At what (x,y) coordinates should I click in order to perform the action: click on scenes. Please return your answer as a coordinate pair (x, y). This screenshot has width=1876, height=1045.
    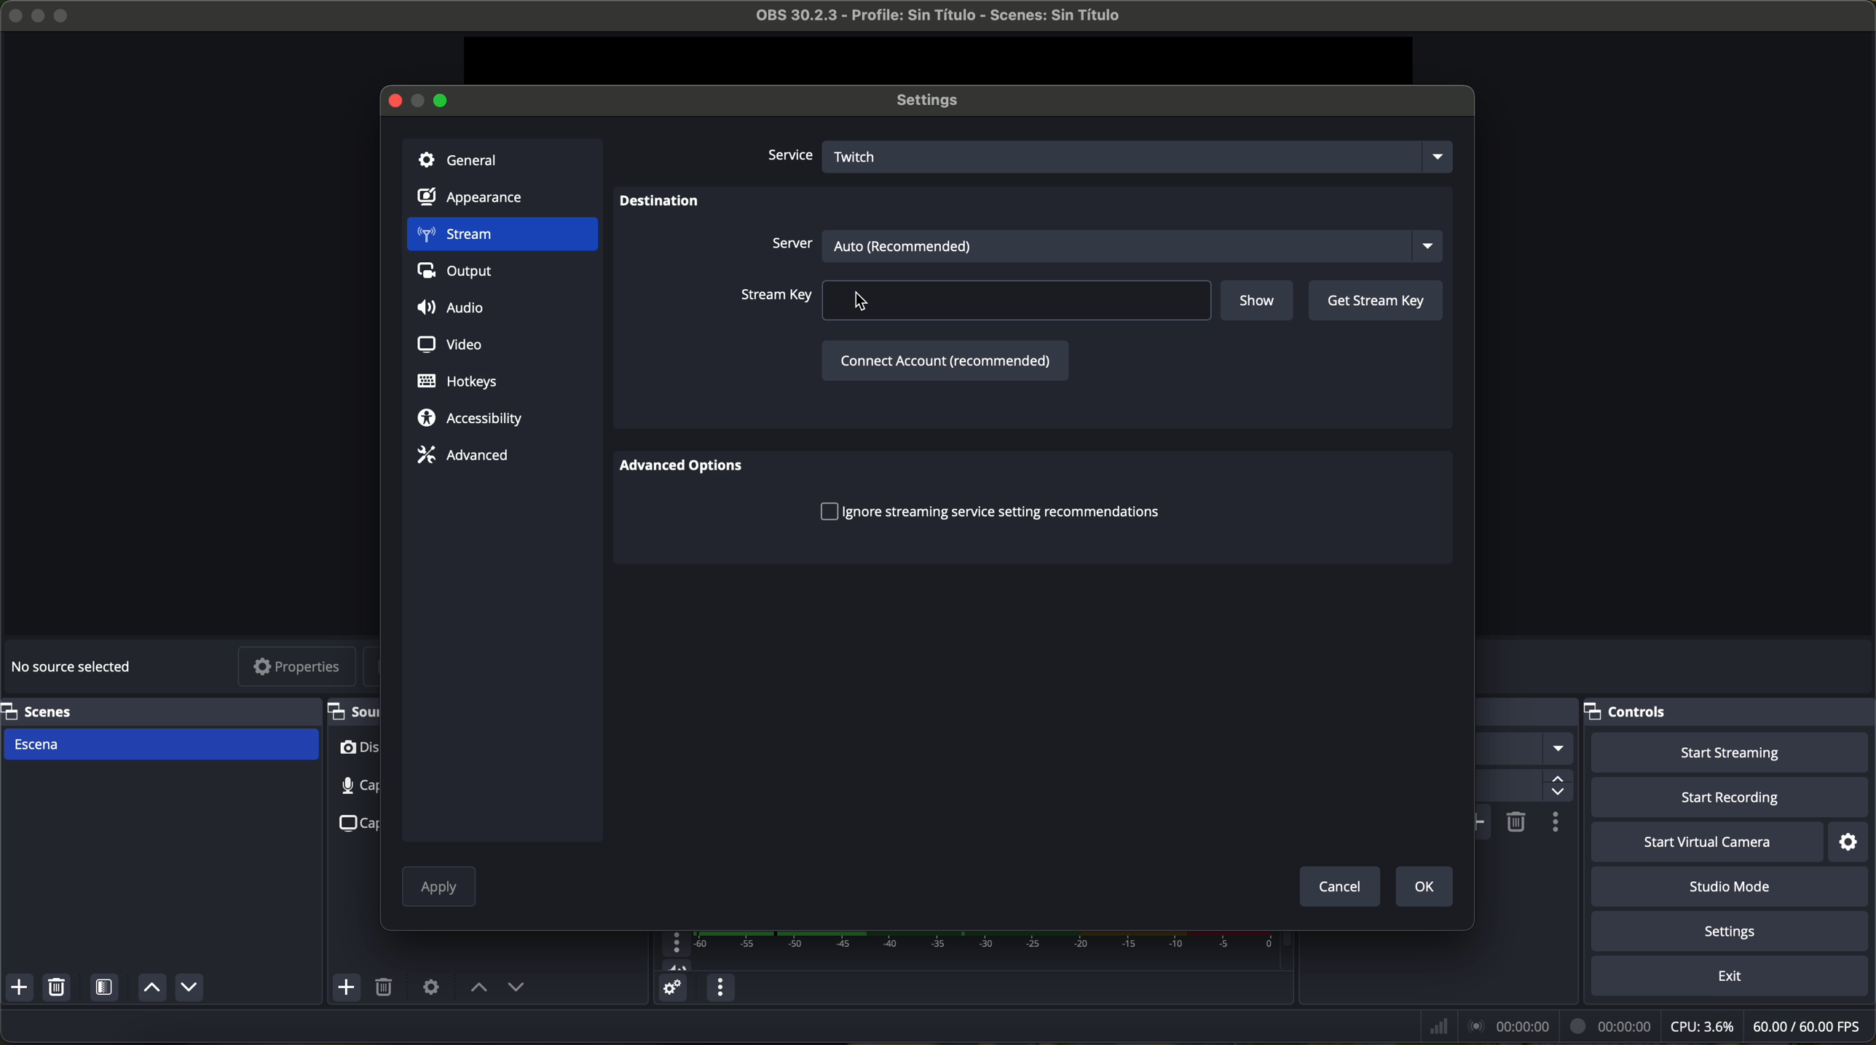
    Looking at the image, I should click on (156, 711).